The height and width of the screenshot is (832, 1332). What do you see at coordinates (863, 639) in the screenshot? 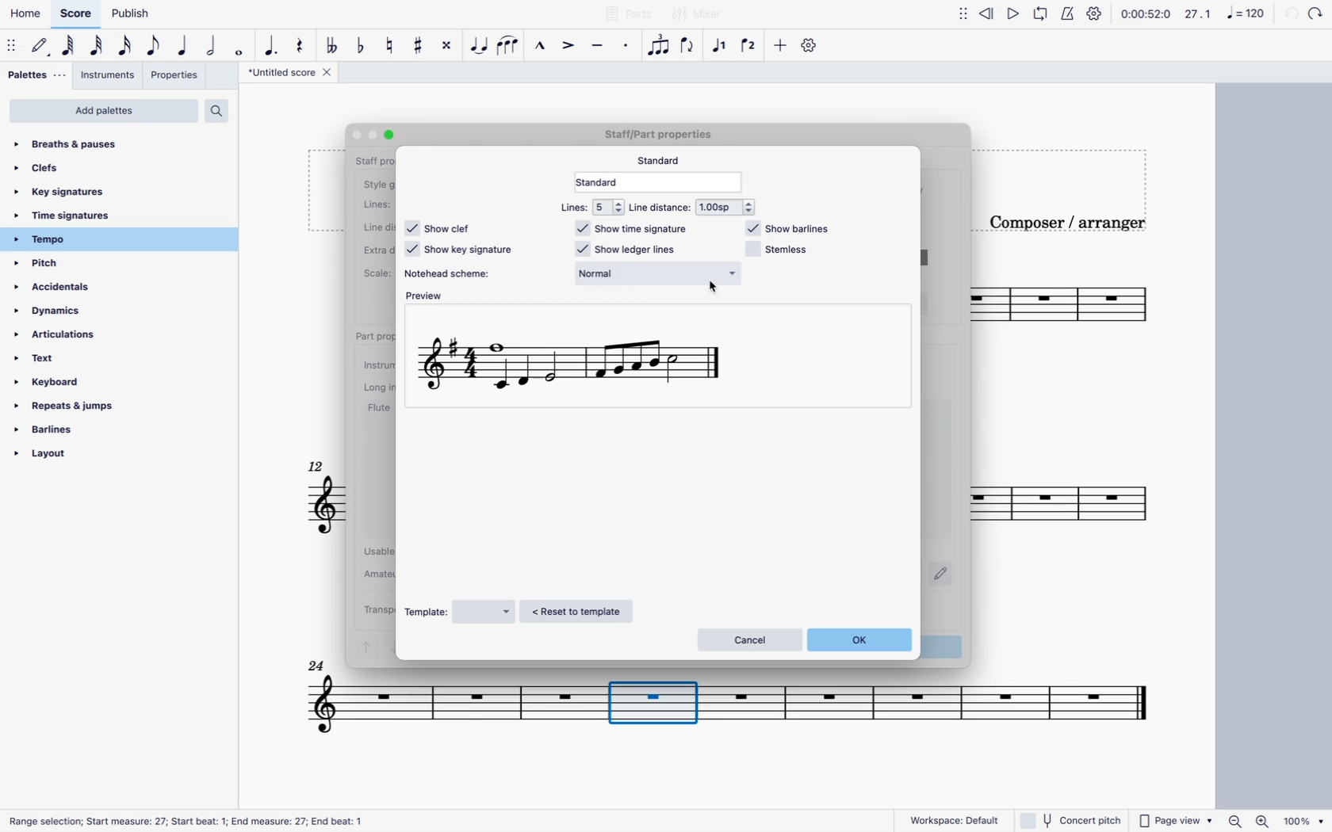
I see `ok` at bounding box center [863, 639].